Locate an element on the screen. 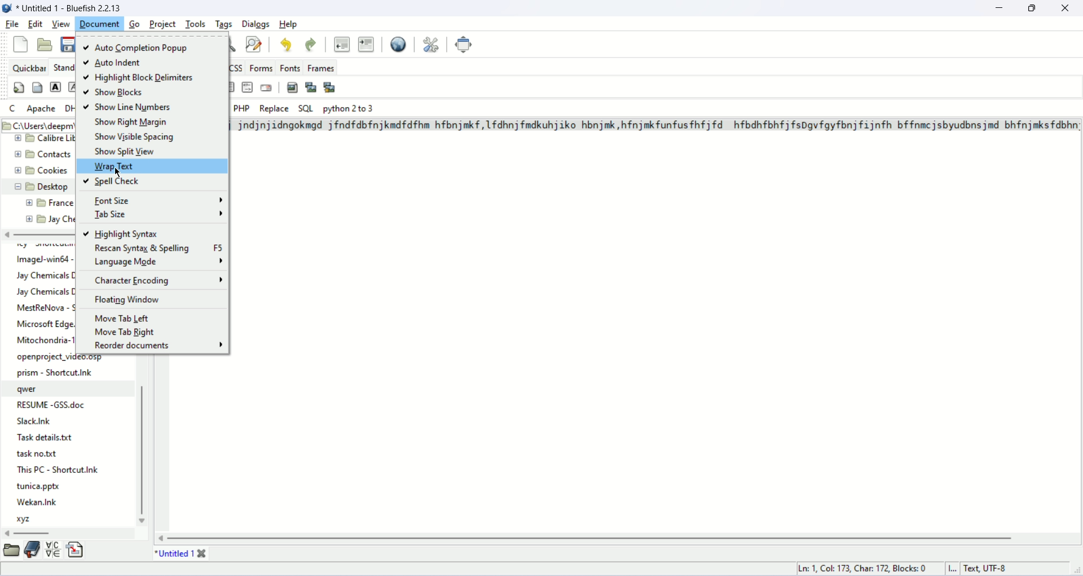 This screenshot has height=576, width=1083. file is located at coordinates (14, 24).